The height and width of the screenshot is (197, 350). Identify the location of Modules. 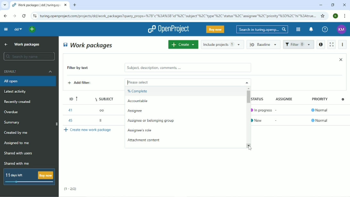
(297, 29).